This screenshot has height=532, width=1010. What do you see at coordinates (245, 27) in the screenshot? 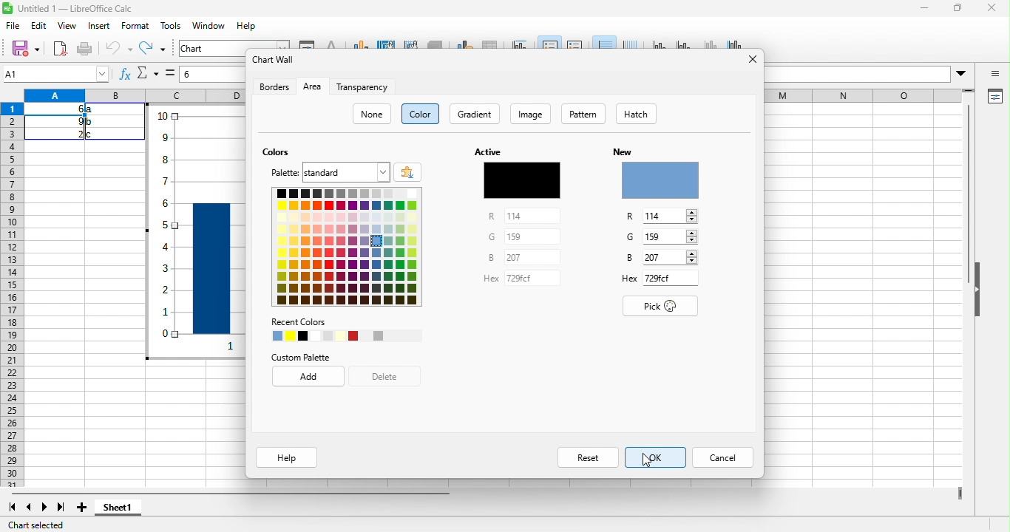
I see `help` at bounding box center [245, 27].